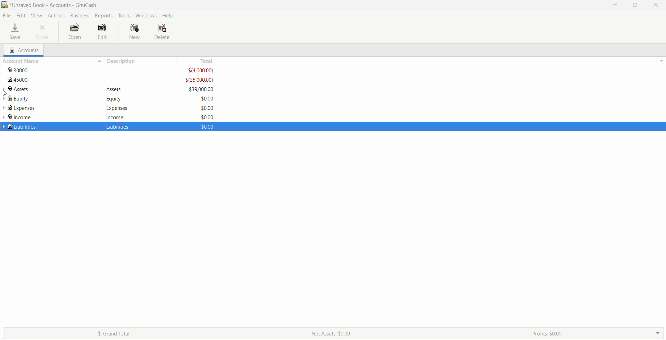 The height and width of the screenshot is (340, 666). What do you see at coordinates (52, 79) in the screenshot?
I see `45000` at bounding box center [52, 79].